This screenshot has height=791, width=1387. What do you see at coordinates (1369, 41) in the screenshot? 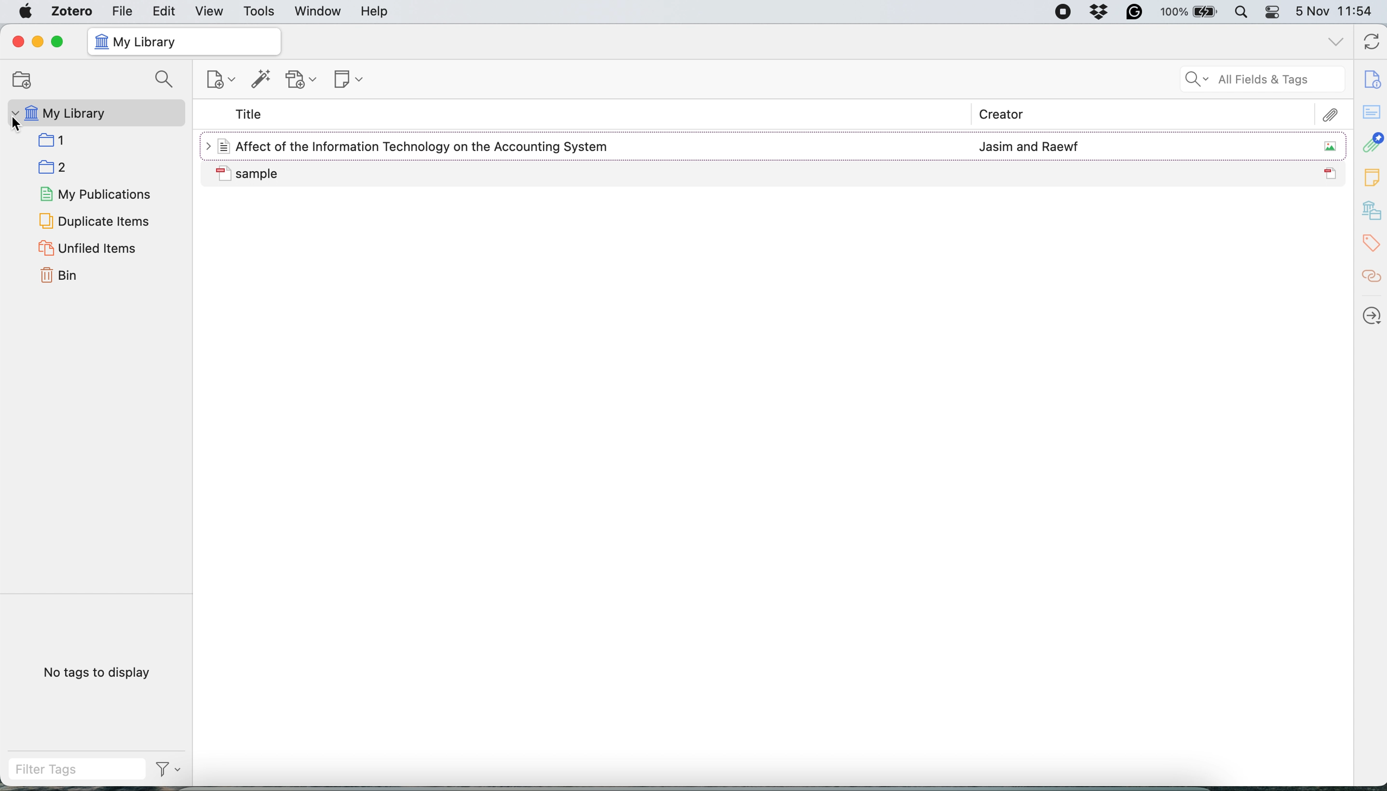
I see `refresh` at bounding box center [1369, 41].